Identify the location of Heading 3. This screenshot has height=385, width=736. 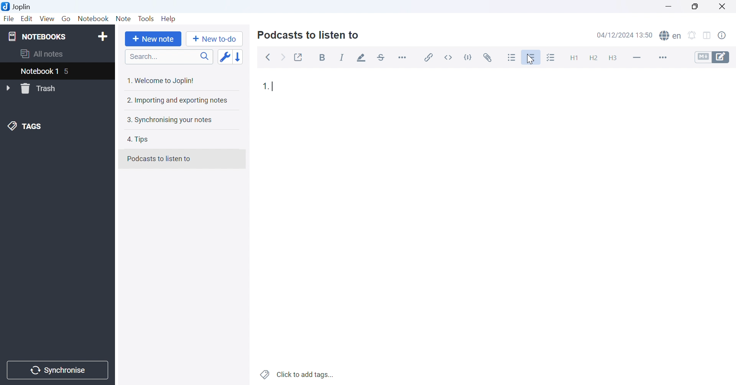
(613, 58).